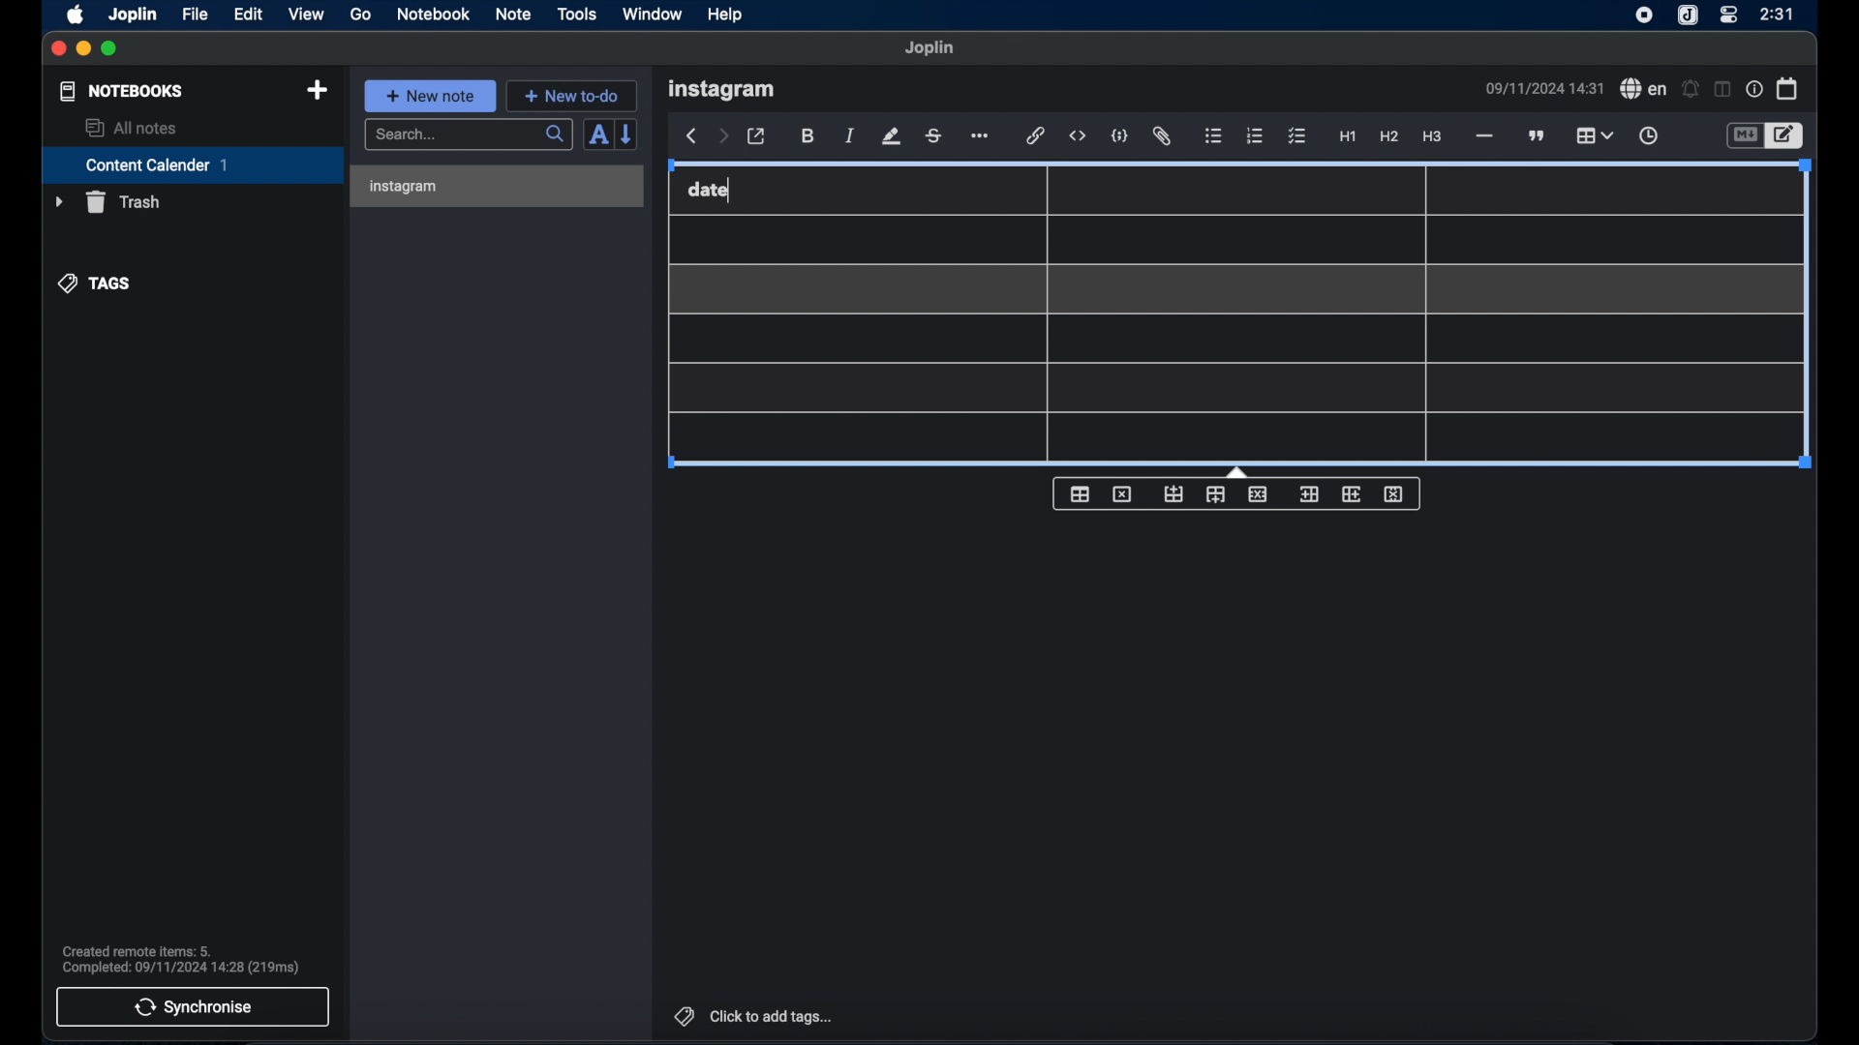  What do you see at coordinates (1268, 318) in the screenshot?
I see `table ` at bounding box center [1268, 318].